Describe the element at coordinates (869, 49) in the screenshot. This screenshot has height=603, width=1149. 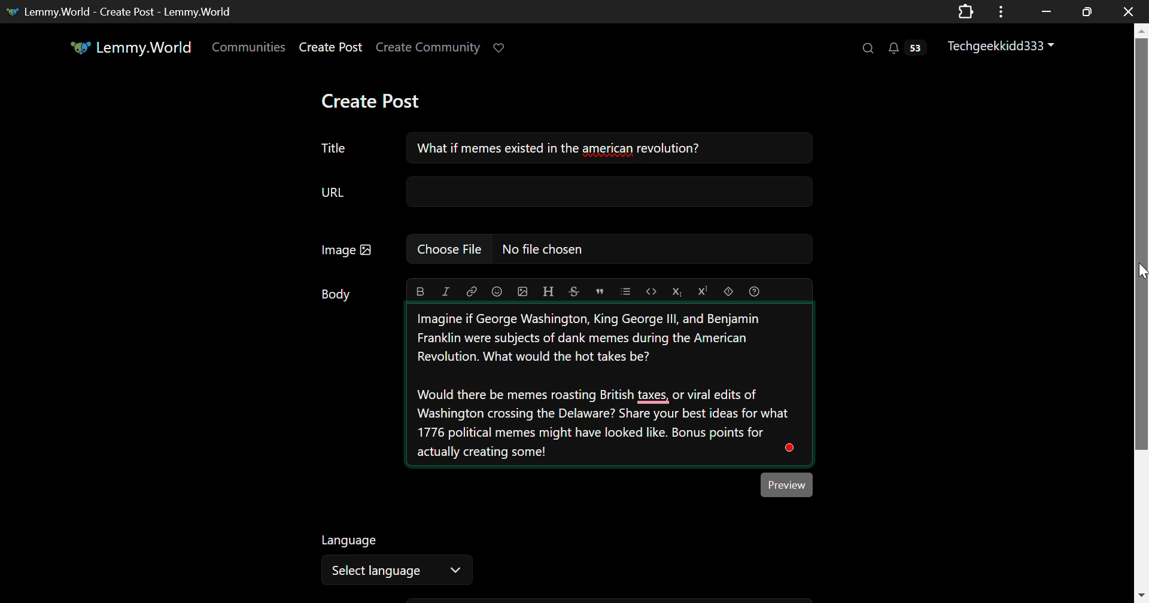
I see `Search` at that location.